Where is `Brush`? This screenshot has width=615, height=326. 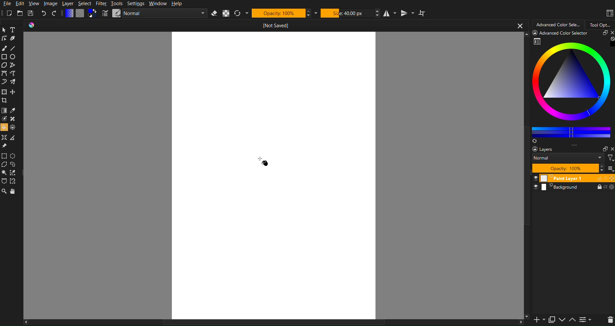
Brush is located at coordinates (4, 47).